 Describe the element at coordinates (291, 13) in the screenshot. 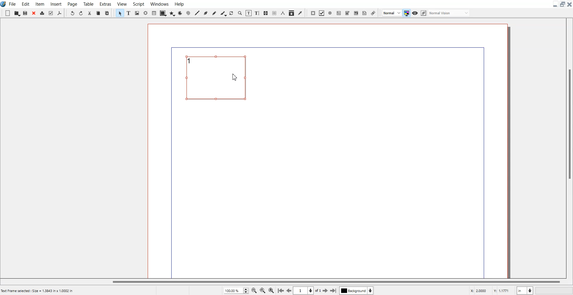

I see `Copy item Properties` at that location.